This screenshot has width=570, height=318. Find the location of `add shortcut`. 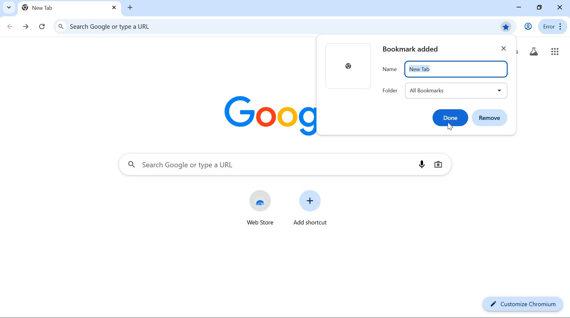

add shortcut is located at coordinates (310, 208).